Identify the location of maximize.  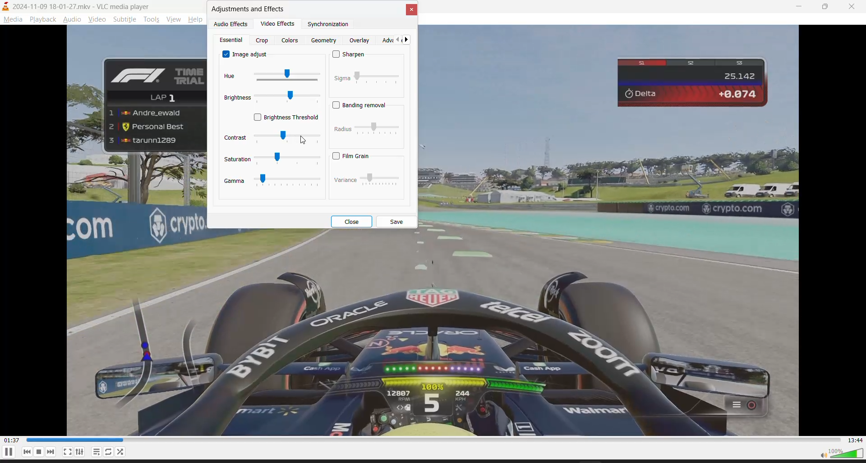
(826, 6).